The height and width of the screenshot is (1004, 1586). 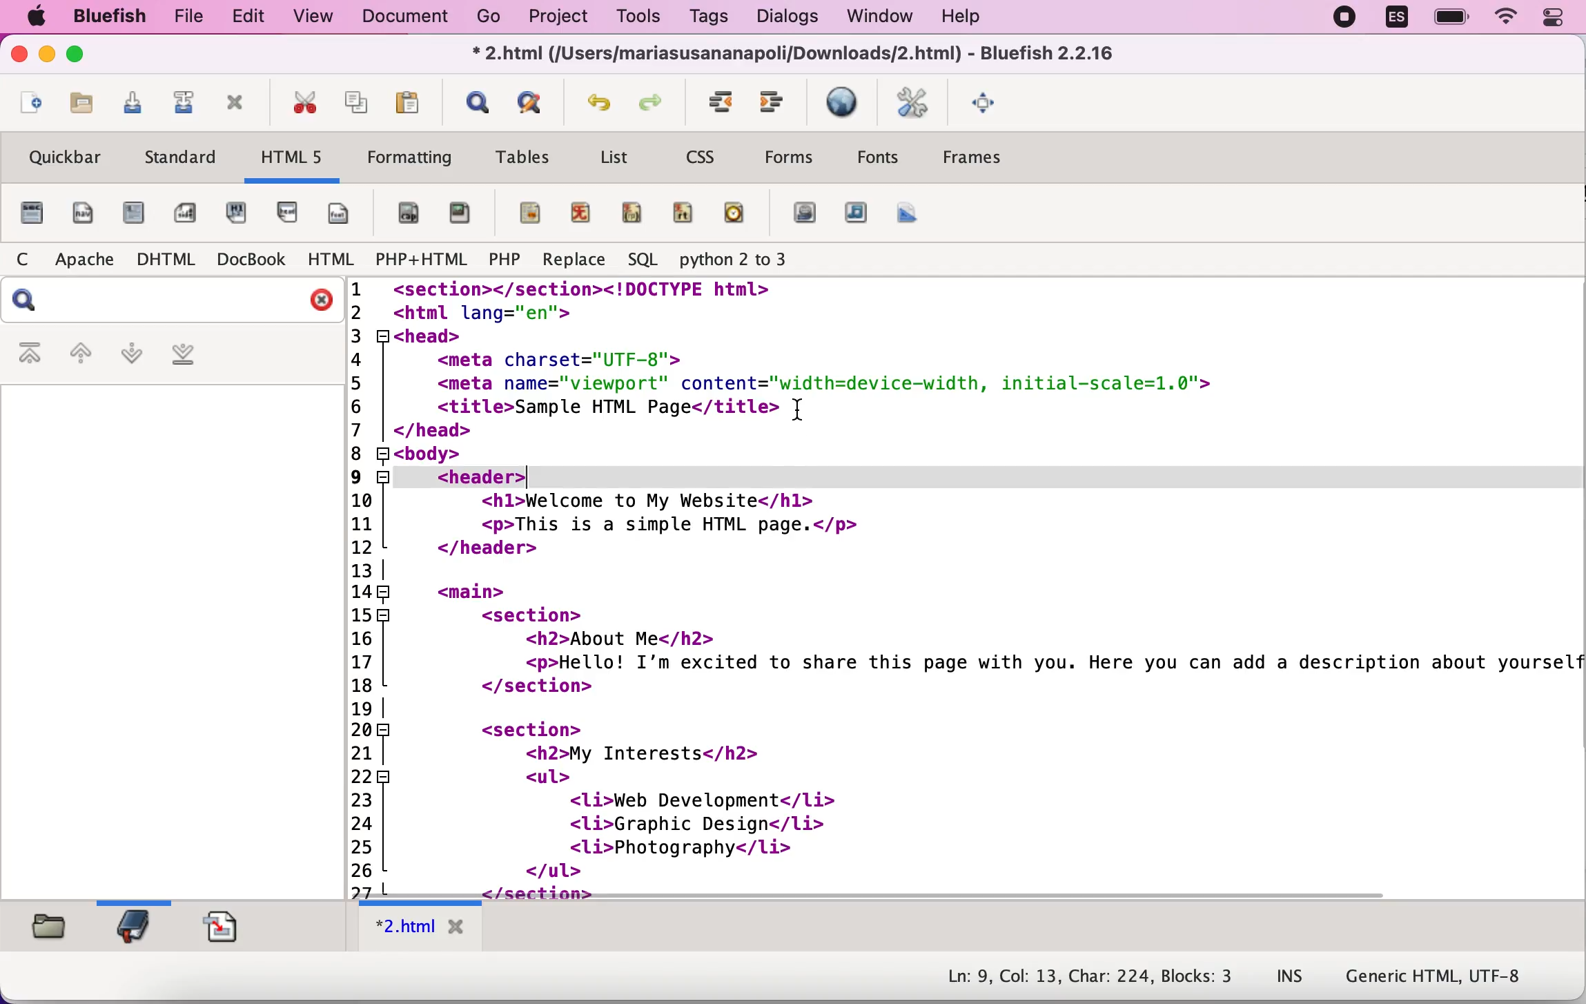 I want to click on quickbar, so click(x=66, y=157).